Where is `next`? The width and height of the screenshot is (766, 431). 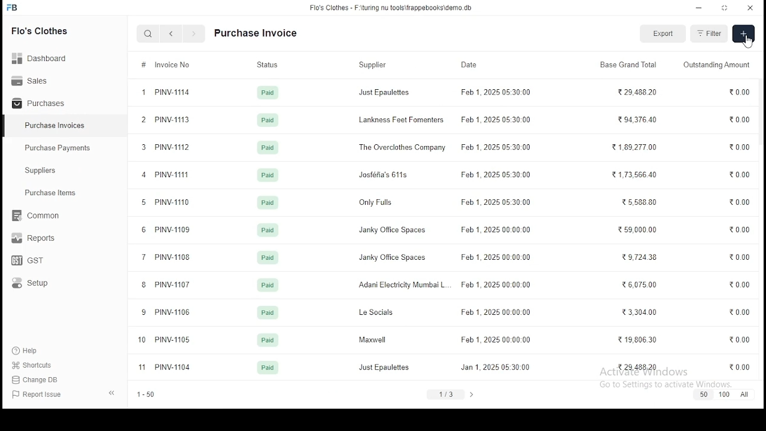 next is located at coordinates (194, 35).